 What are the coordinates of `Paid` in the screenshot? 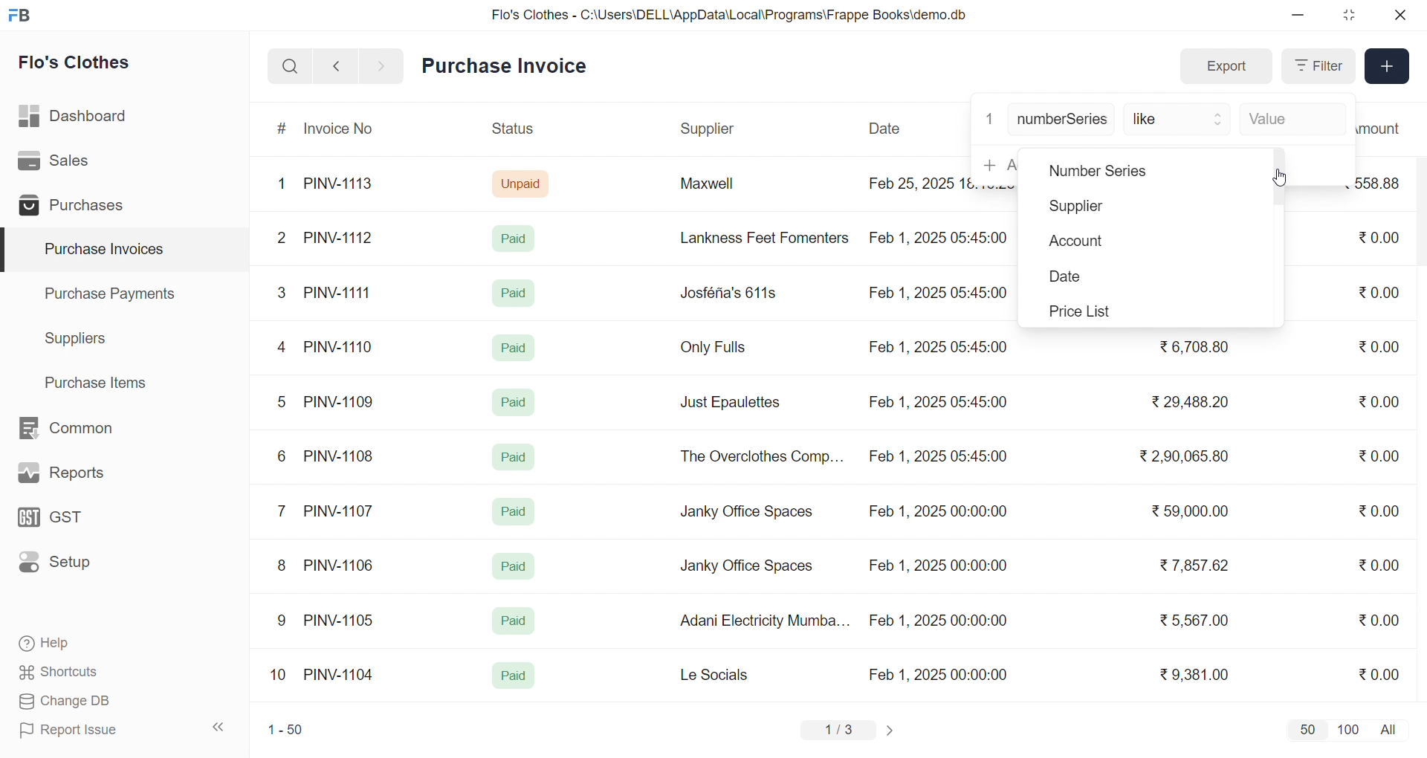 It's located at (517, 400).